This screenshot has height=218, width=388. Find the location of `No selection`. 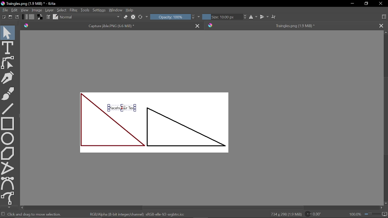

No selection is located at coordinates (3, 214).